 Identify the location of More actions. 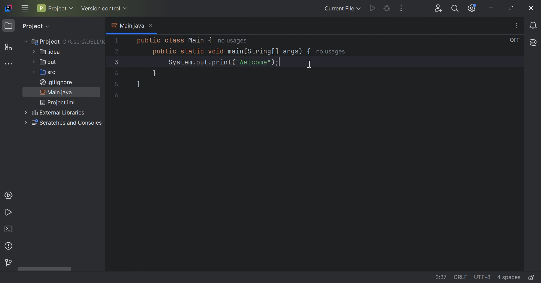
(400, 8).